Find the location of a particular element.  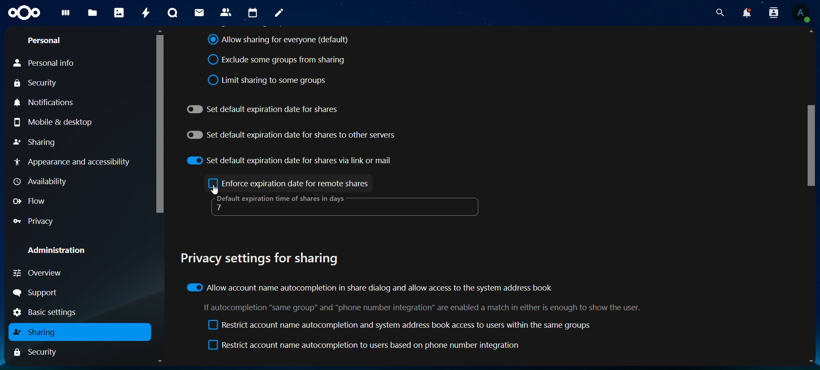

contacts is located at coordinates (225, 12).